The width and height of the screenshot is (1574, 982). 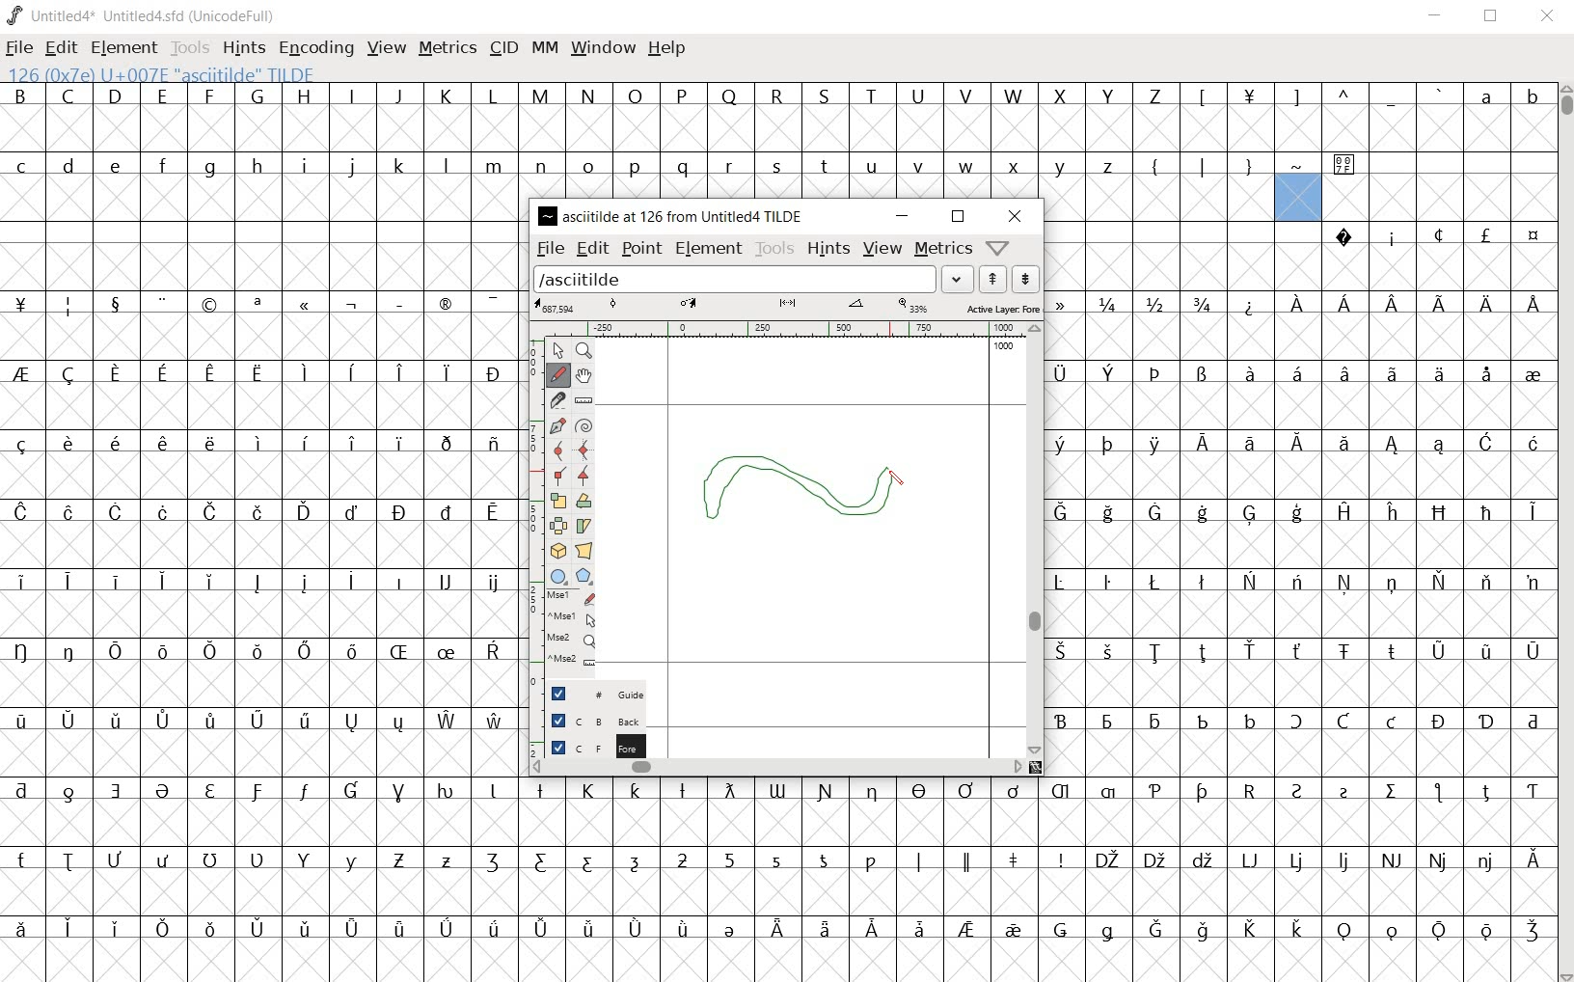 What do you see at coordinates (1039, 118) in the screenshot?
I see `glyph characters` at bounding box center [1039, 118].